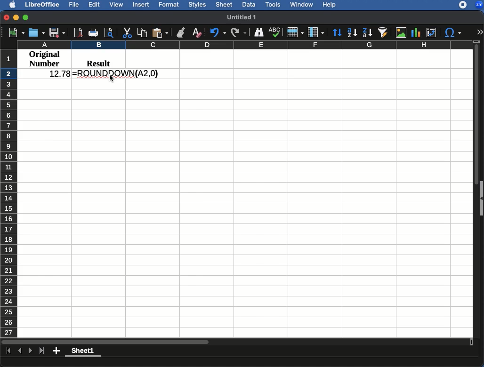  I want to click on Clone formatting, so click(180, 32).